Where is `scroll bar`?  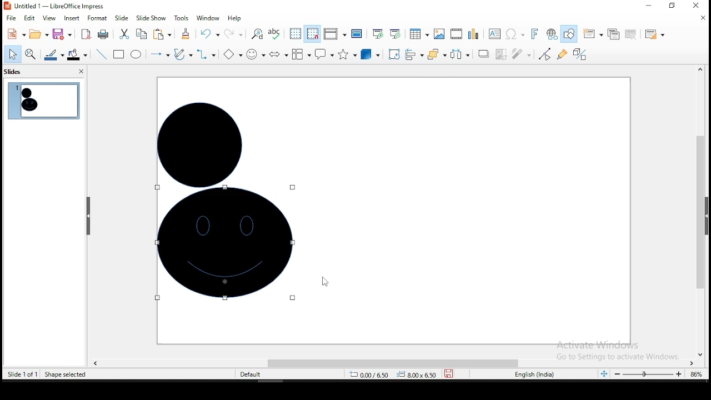
scroll bar is located at coordinates (700, 211).